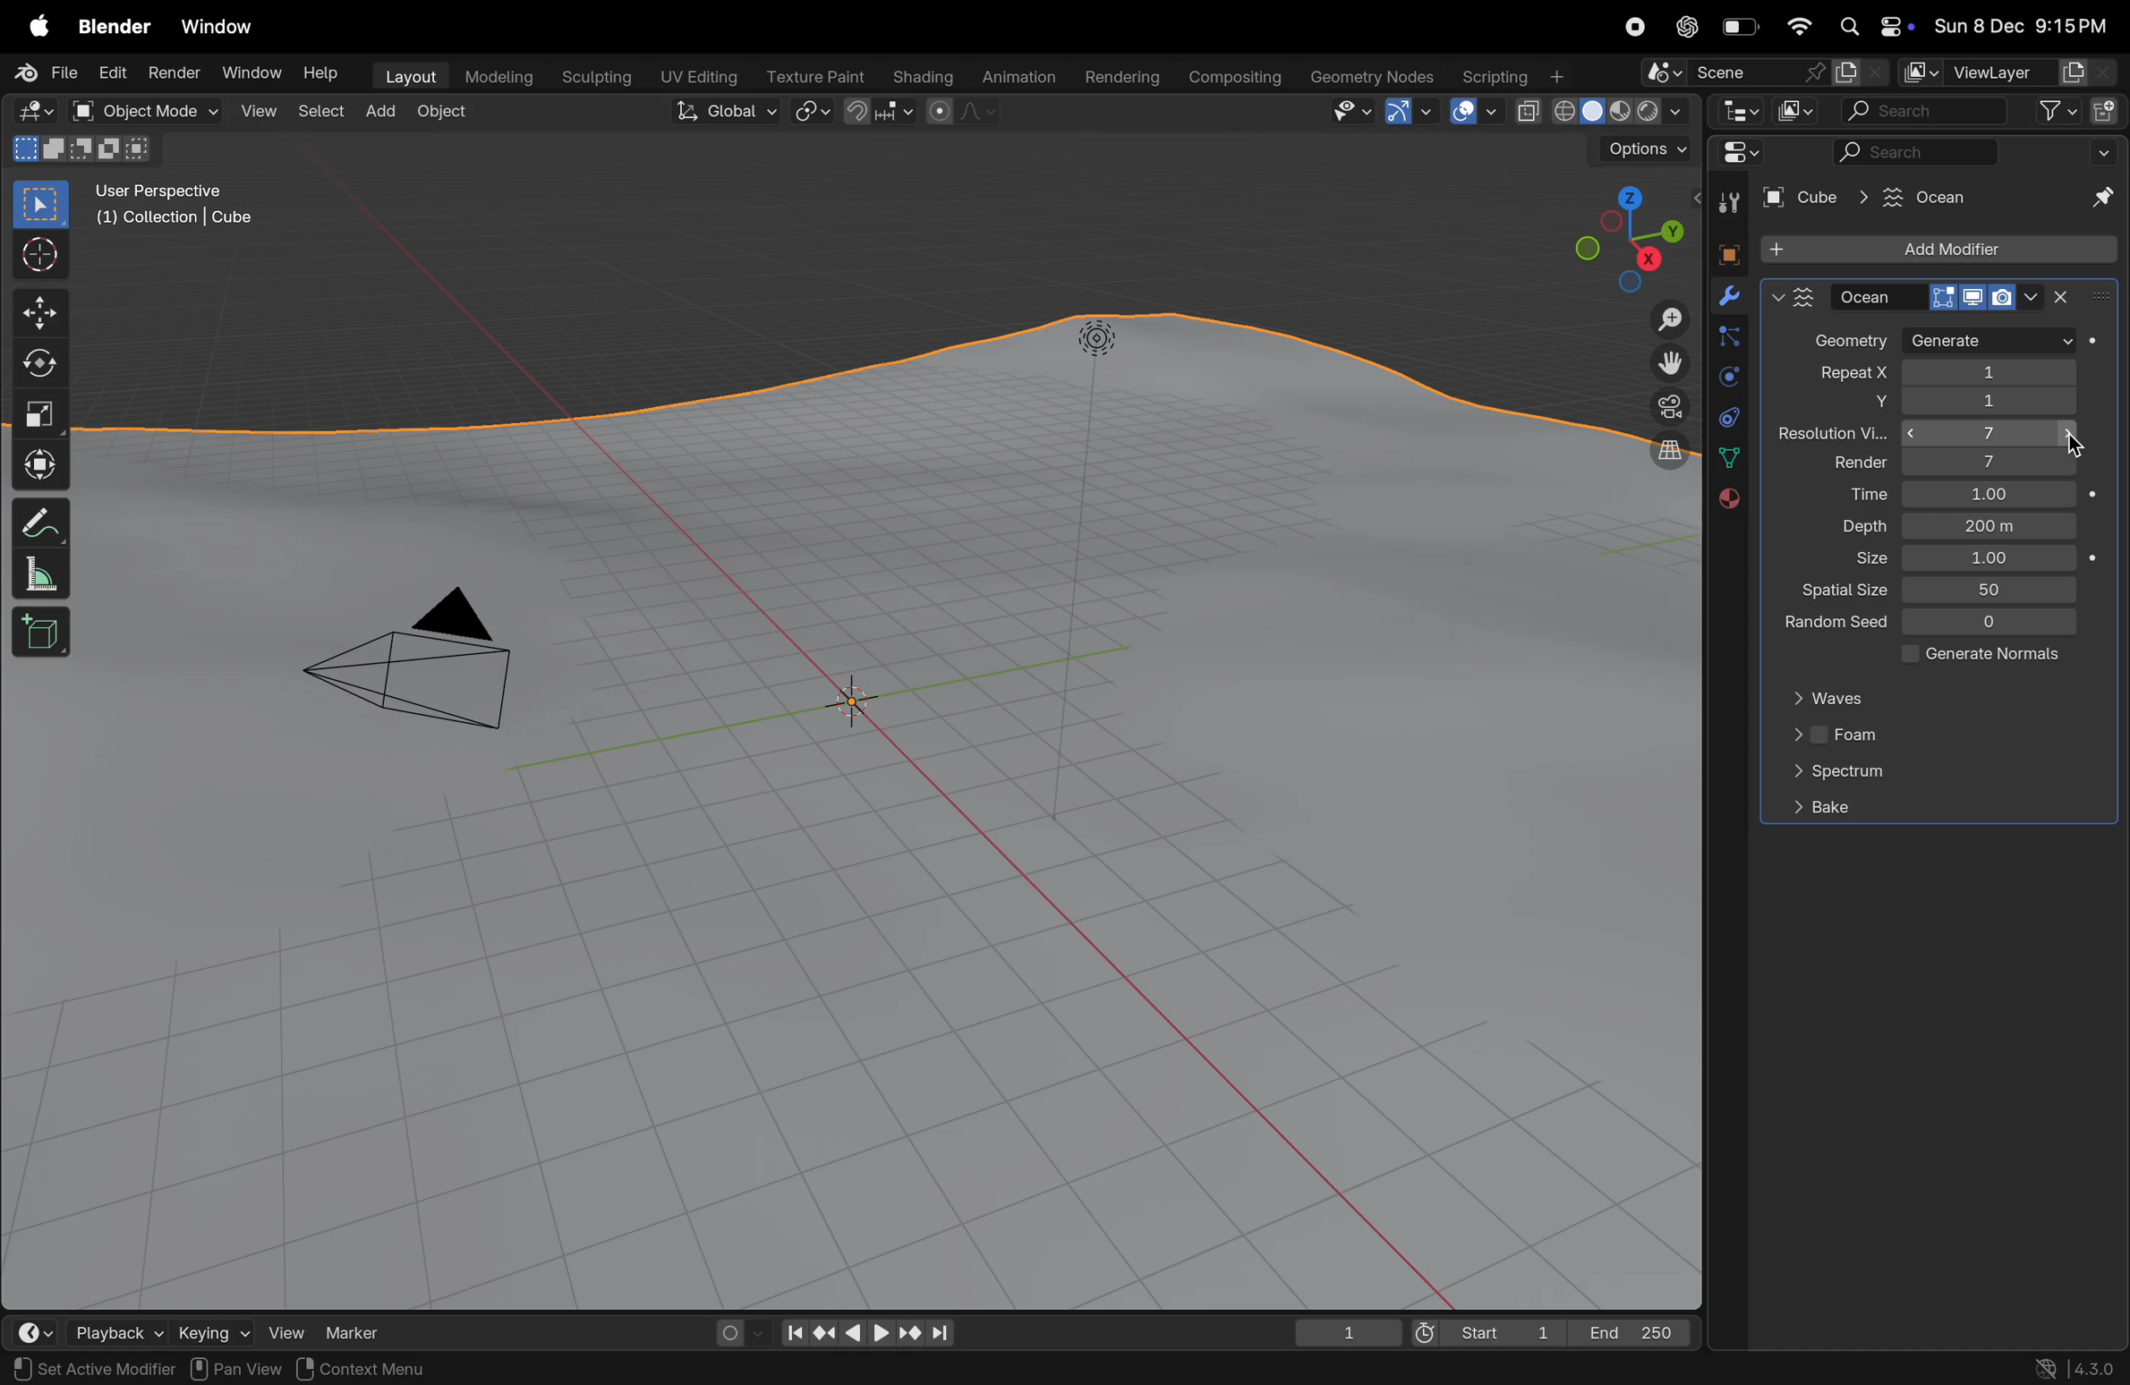 Image resolution: width=2130 pixels, height=1385 pixels. What do you see at coordinates (1990, 372) in the screenshot?
I see `1` at bounding box center [1990, 372].